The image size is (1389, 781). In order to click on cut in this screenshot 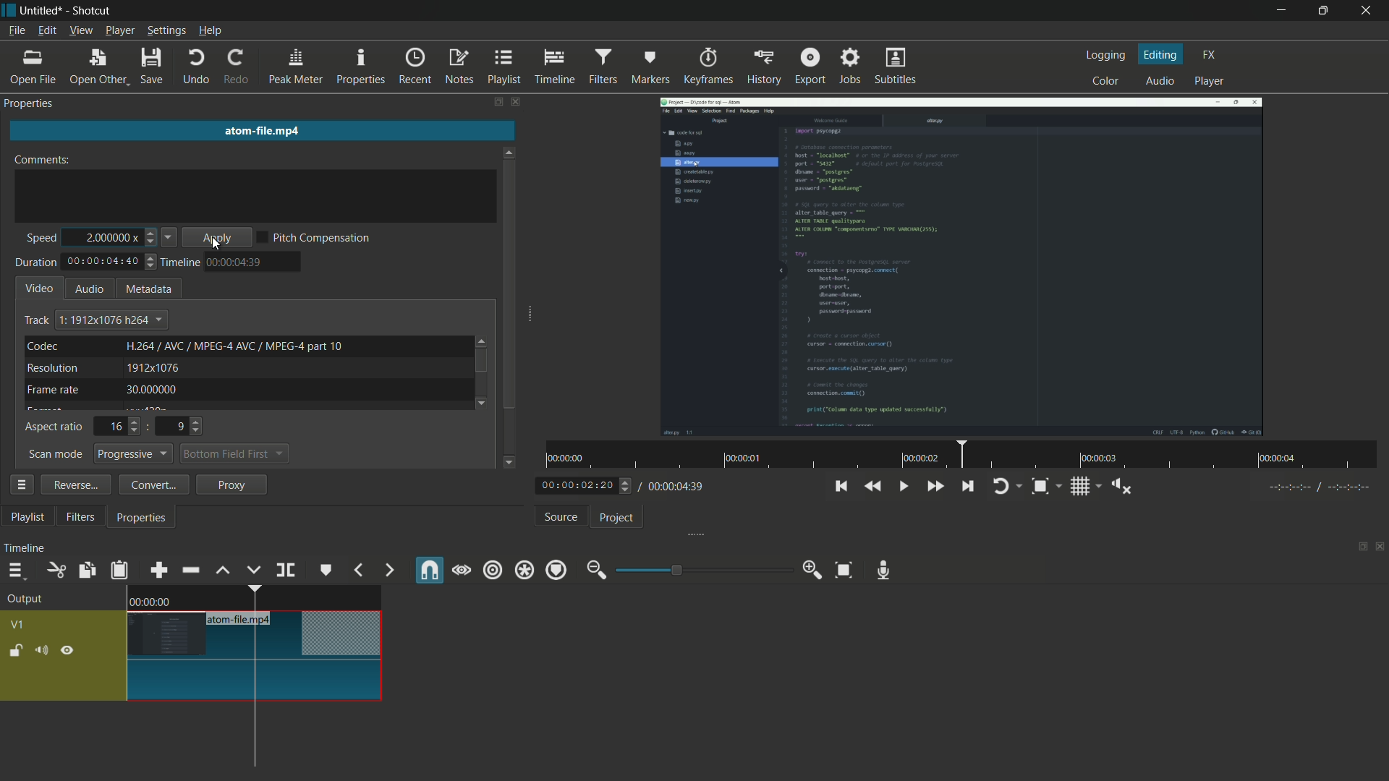, I will do `click(54, 570)`.